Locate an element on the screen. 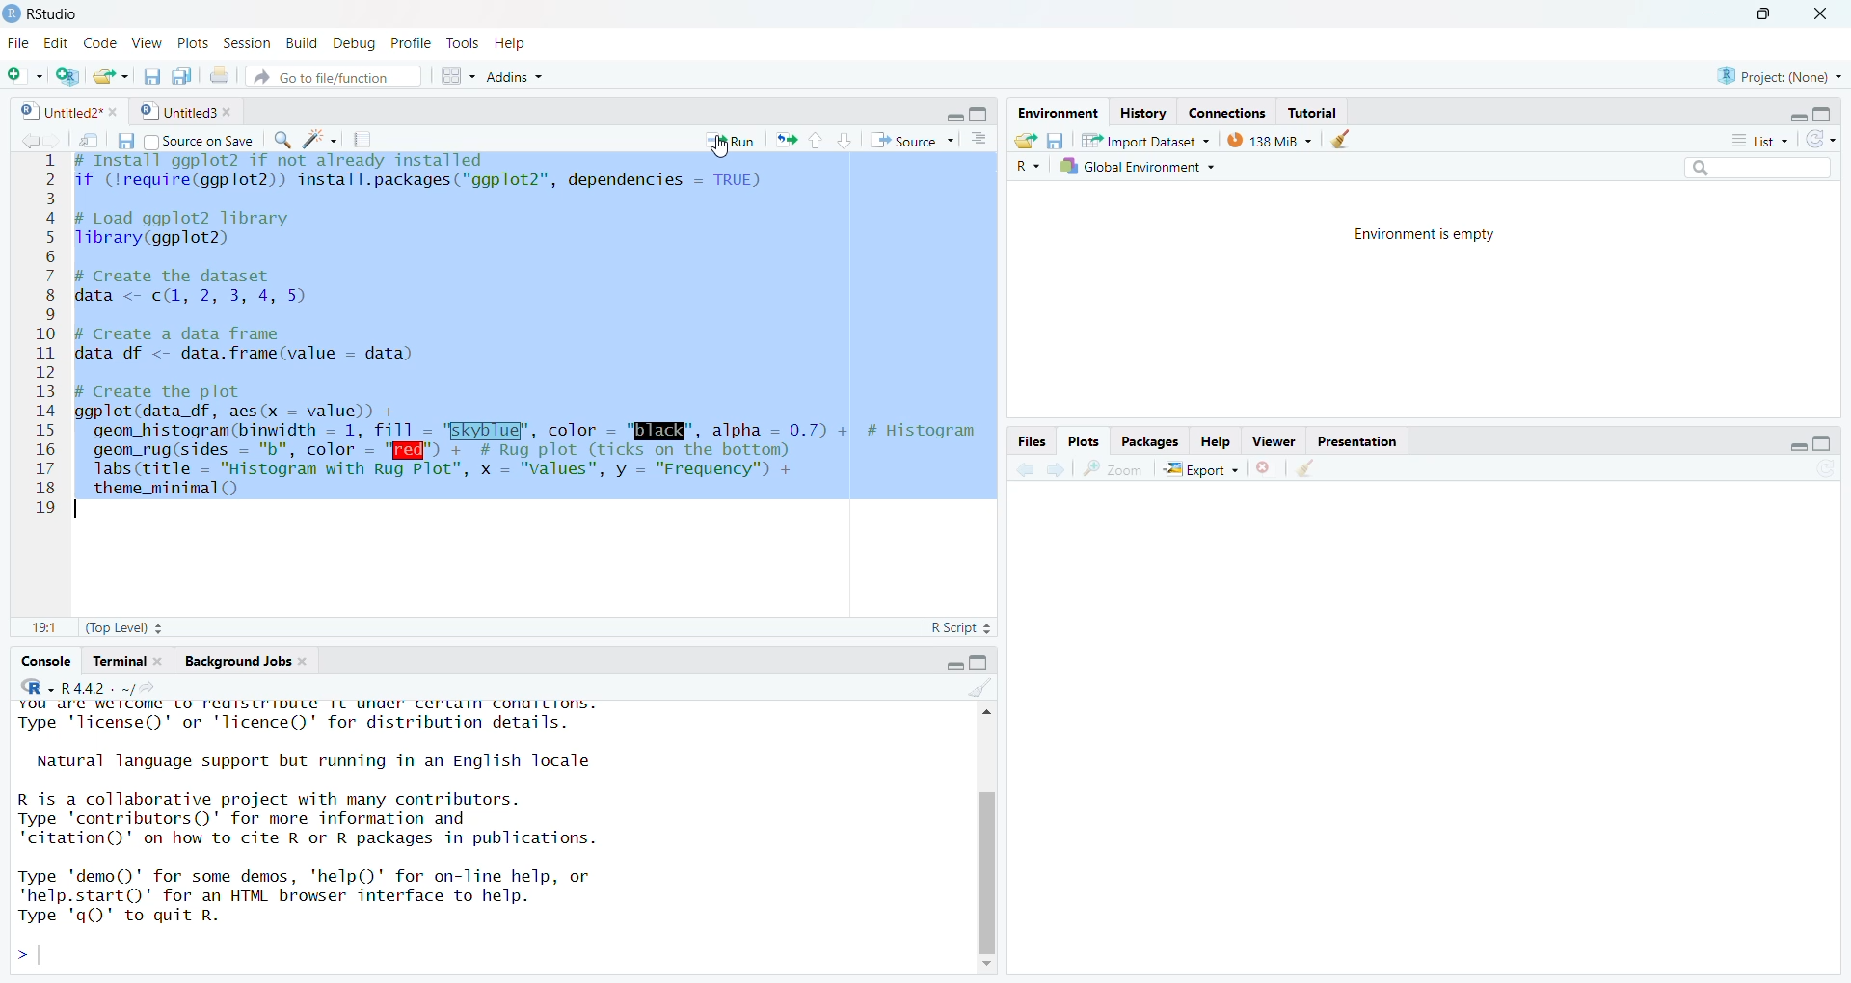 The height and width of the screenshot is (983, 1851). Go to file/function is located at coordinates (328, 75).